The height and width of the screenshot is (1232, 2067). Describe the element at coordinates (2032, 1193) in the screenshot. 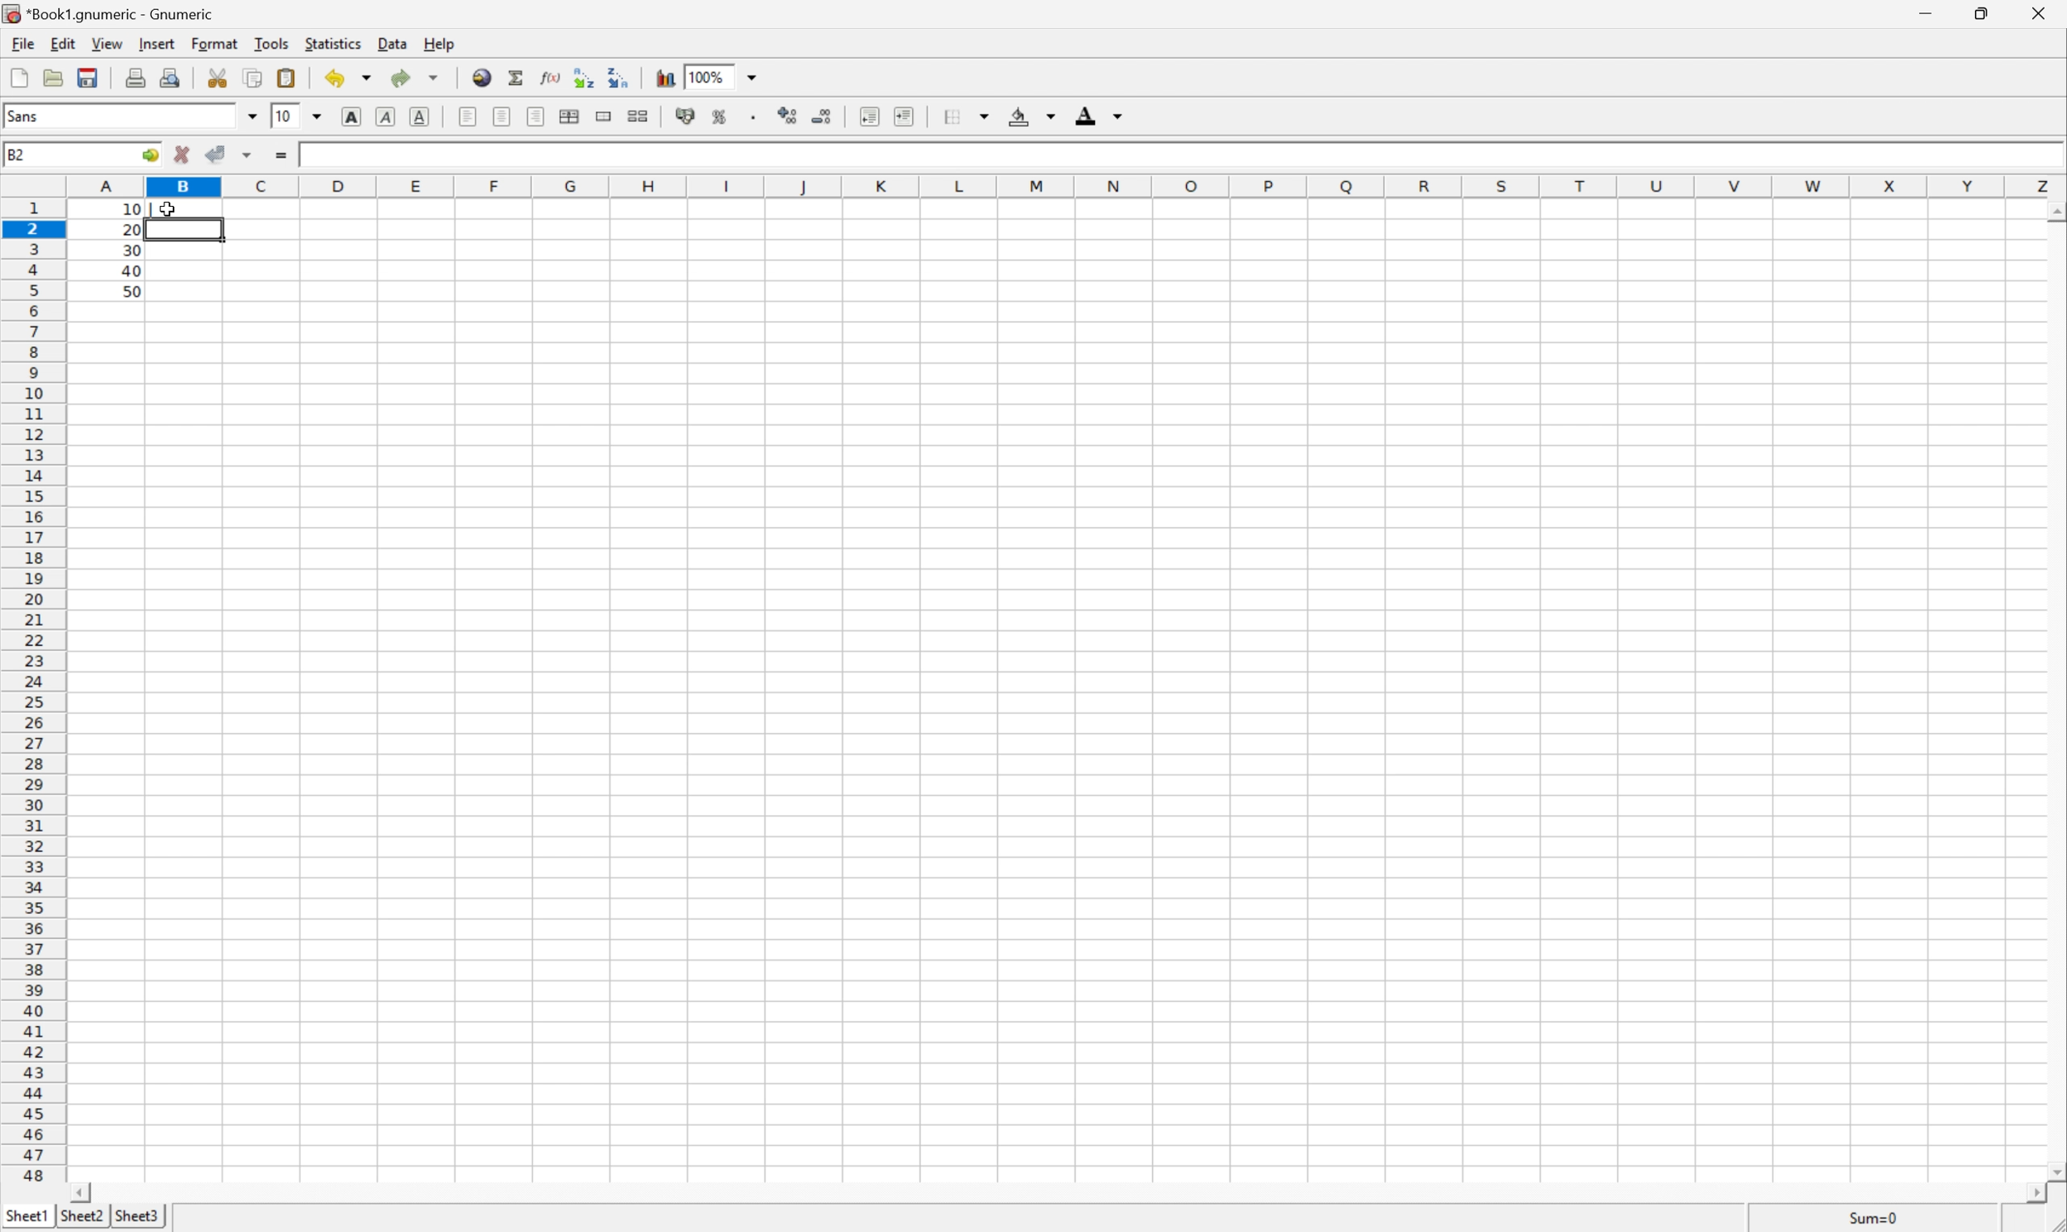

I see `Scroll Right` at that location.